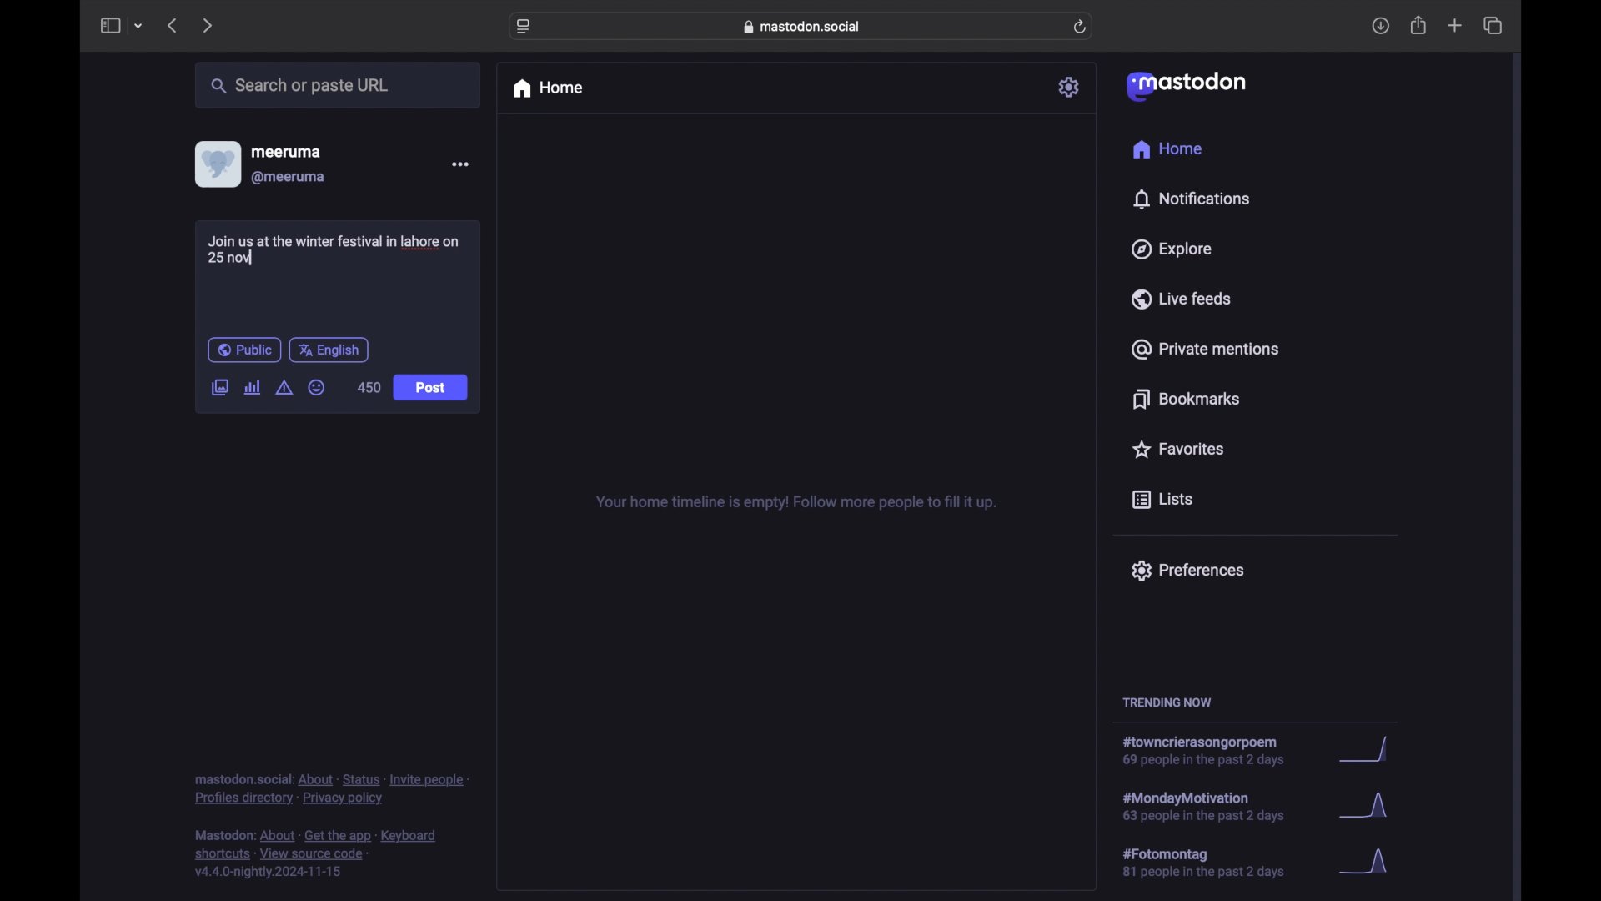 The width and height of the screenshot is (1601, 901). I want to click on display picture, so click(216, 164).